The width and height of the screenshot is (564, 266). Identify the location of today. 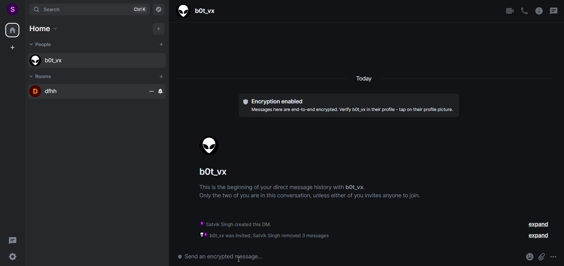
(363, 79).